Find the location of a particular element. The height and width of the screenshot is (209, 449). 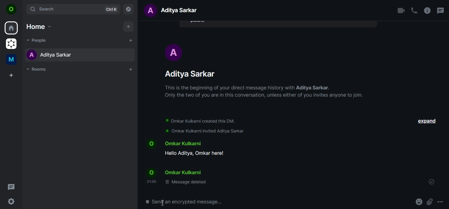

profile/name is located at coordinates (260, 71).